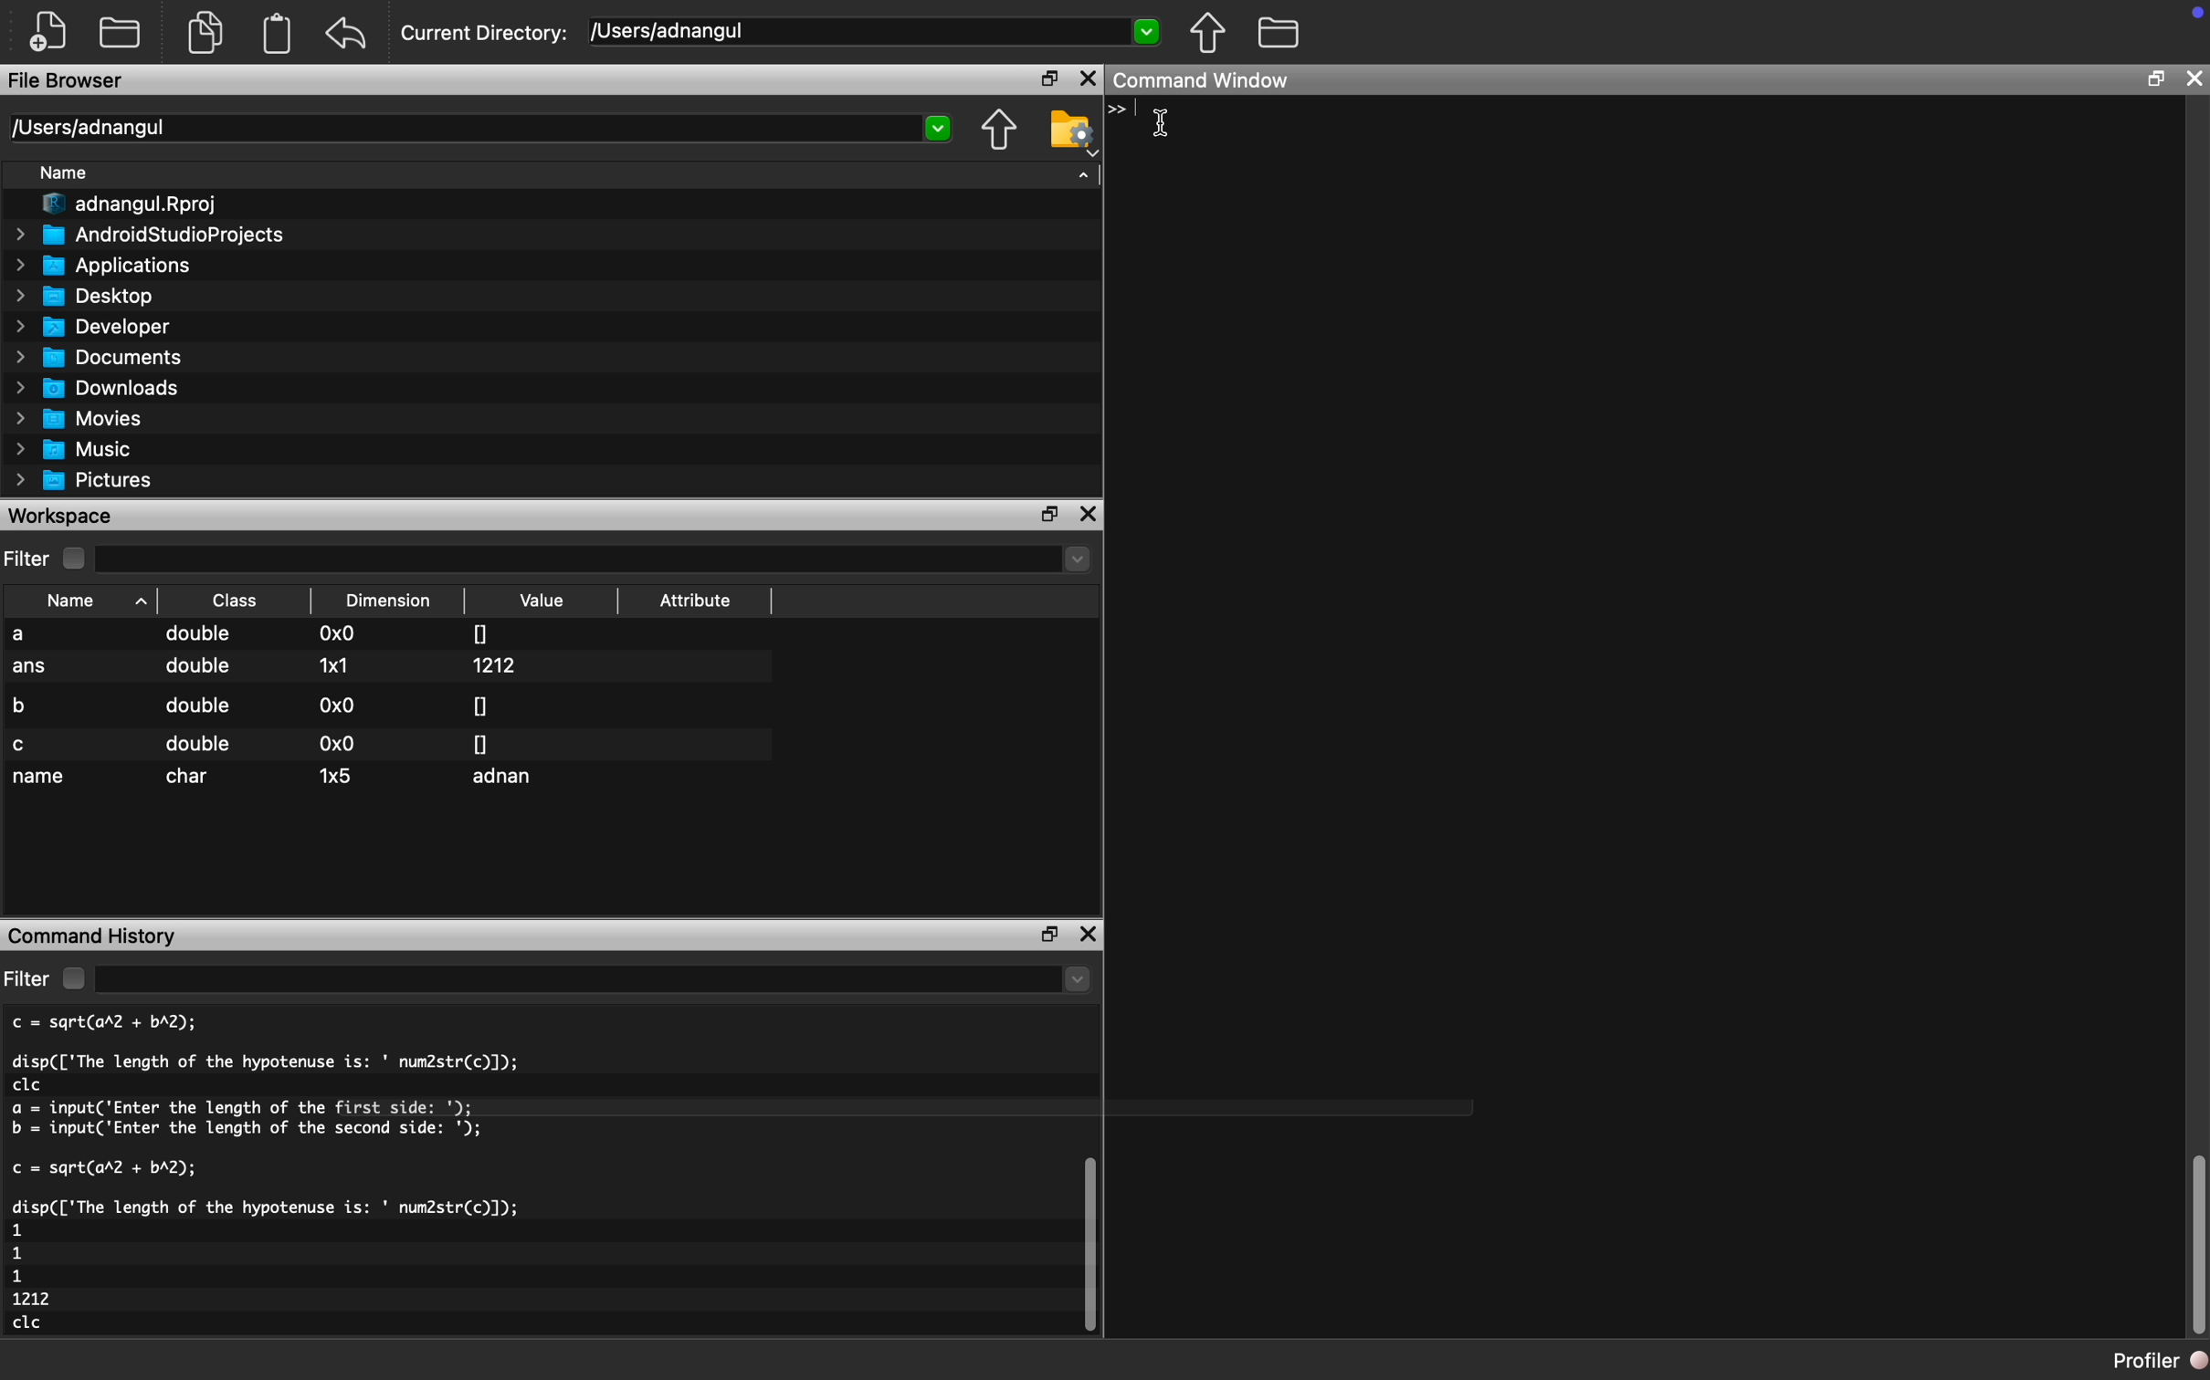  I want to click on vertical scroll bar, so click(2197, 1247).